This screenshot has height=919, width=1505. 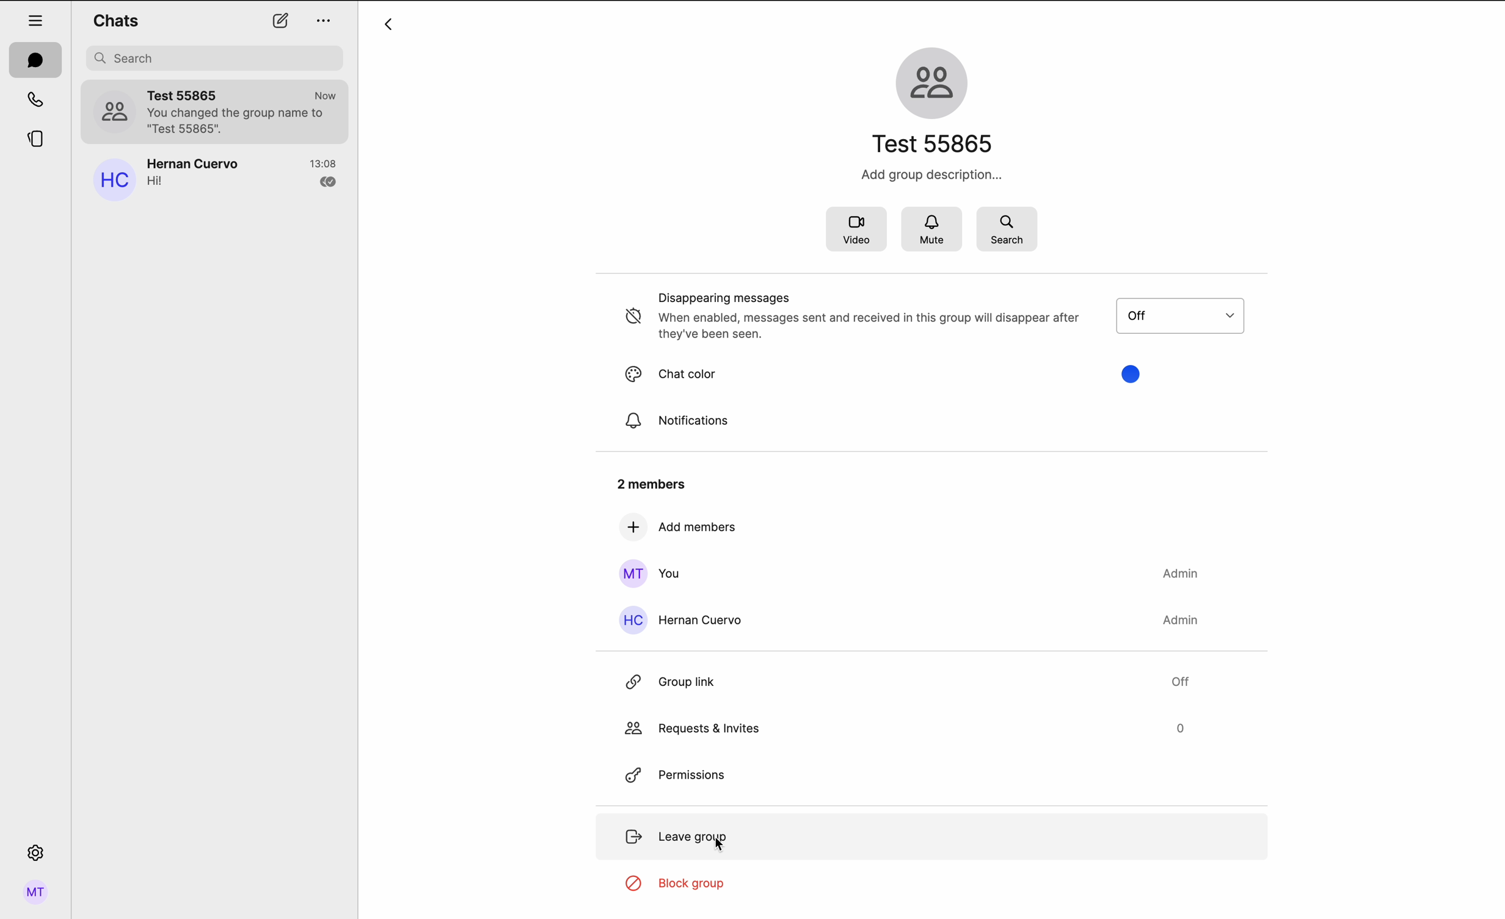 What do you see at coordinates (216, 58) in the screenshot?
I see `search bar` at bounding box center [216, 58].